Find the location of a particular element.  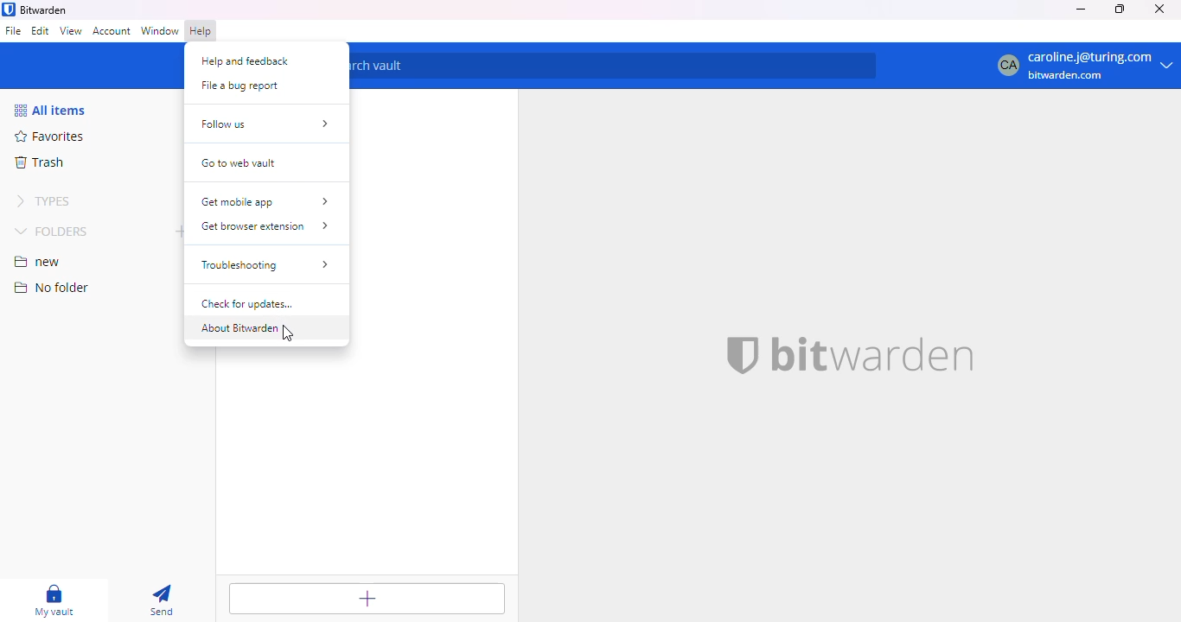

Restore is located at coordinates (1120, 10).